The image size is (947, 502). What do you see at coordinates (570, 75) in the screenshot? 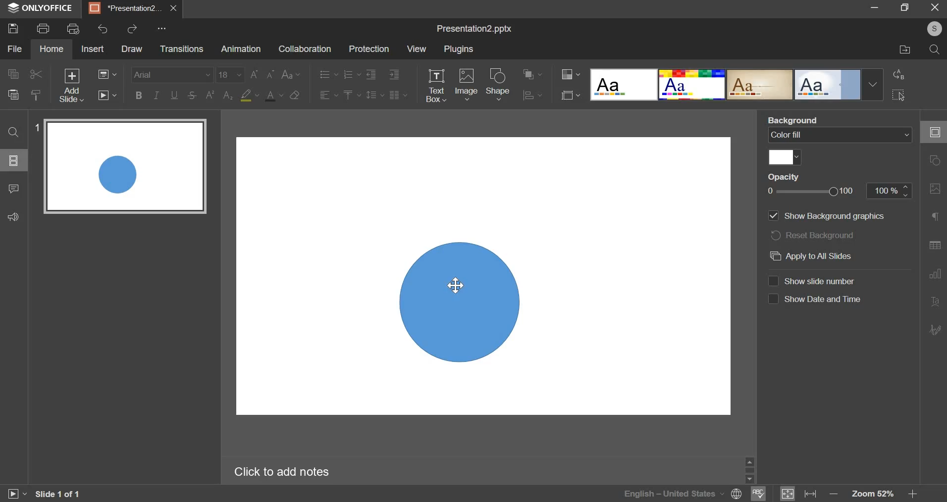
I see `change color theme` at bounding box center [570, 75].